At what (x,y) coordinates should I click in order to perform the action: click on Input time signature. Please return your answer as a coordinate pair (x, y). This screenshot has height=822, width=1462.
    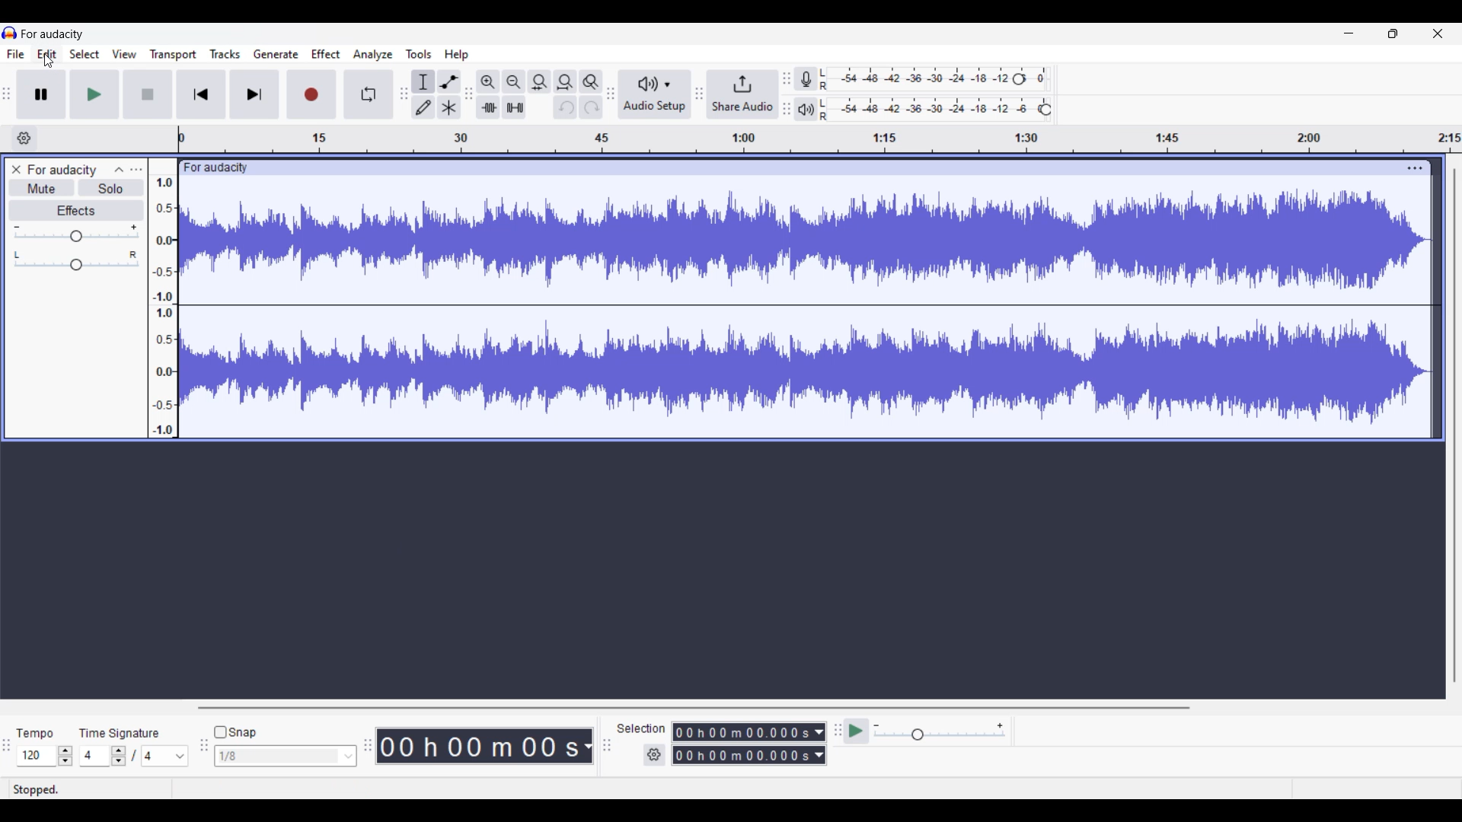
    Looking at the image, I should click on (94, 756).